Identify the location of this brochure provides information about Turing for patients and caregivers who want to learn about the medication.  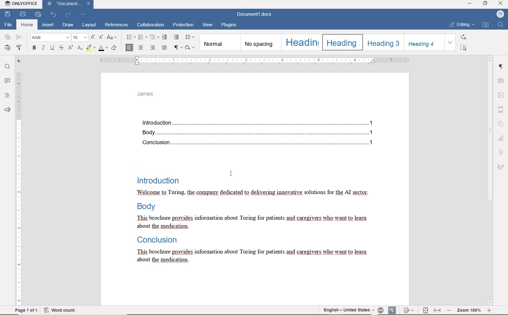
(257, 256).